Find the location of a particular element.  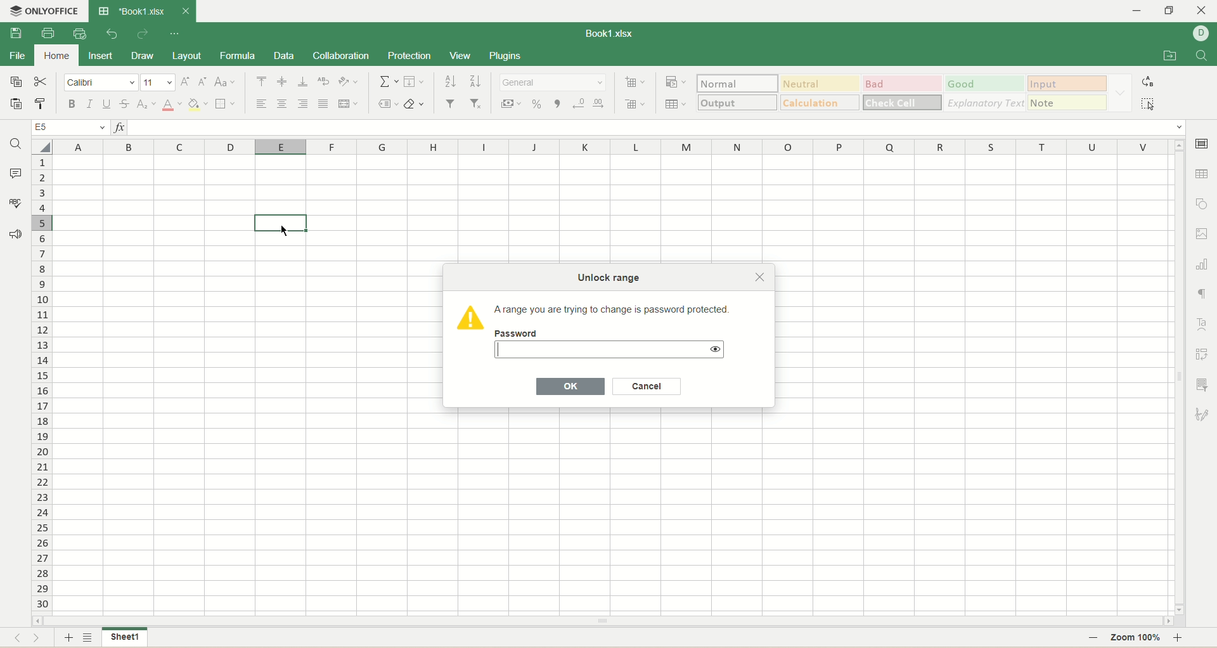

home is located at coordinates (55, 56).